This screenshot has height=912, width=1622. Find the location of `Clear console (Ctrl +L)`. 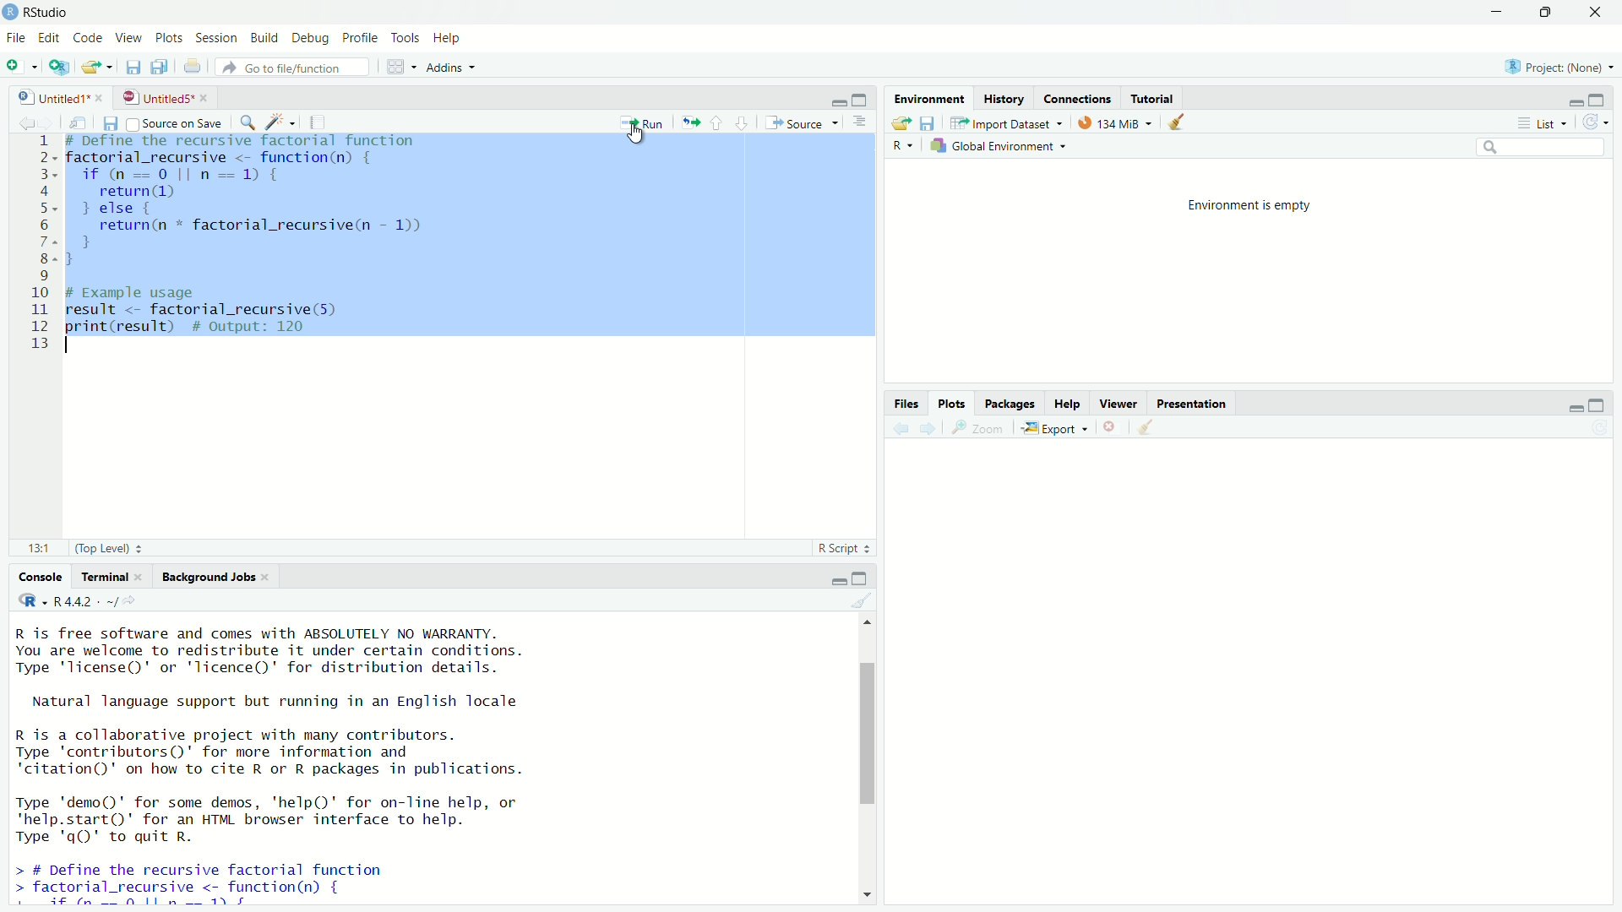

Clear console (Ctrl +L) is located at coordinates (1150, 425).